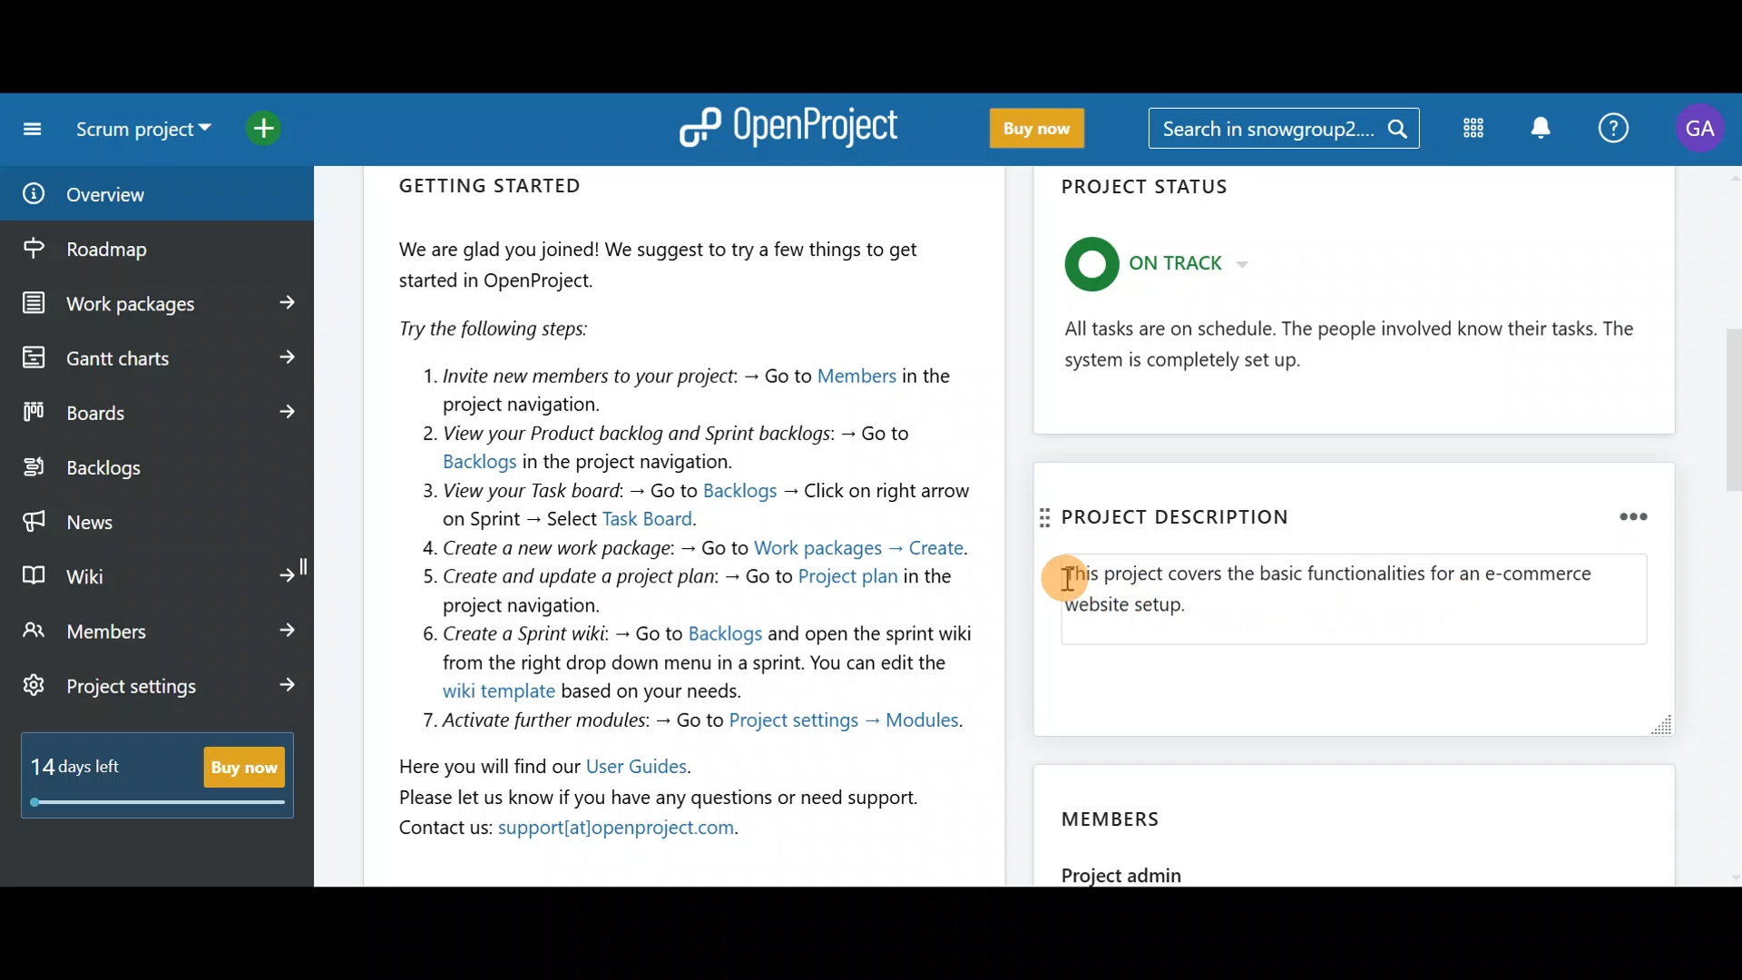  I want to click on Getting started, so click(686, 513).